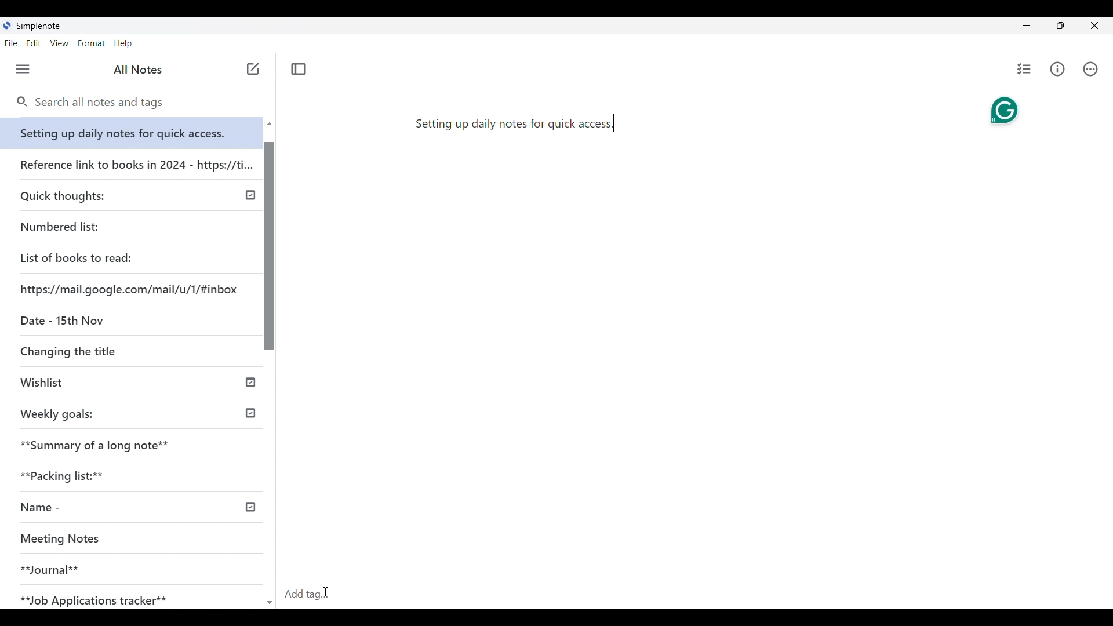  I want to click on Quick slide to top, so click(269, 124).